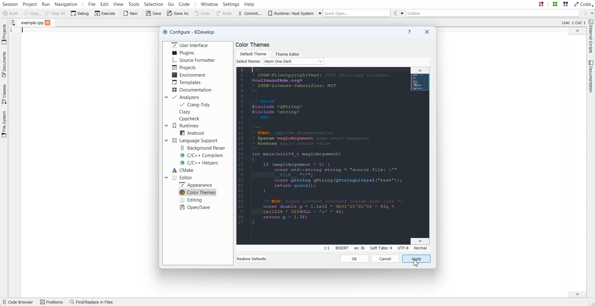  Describe the element at coordinates (427, 32) in the screenshot. I see `Close` at that location.